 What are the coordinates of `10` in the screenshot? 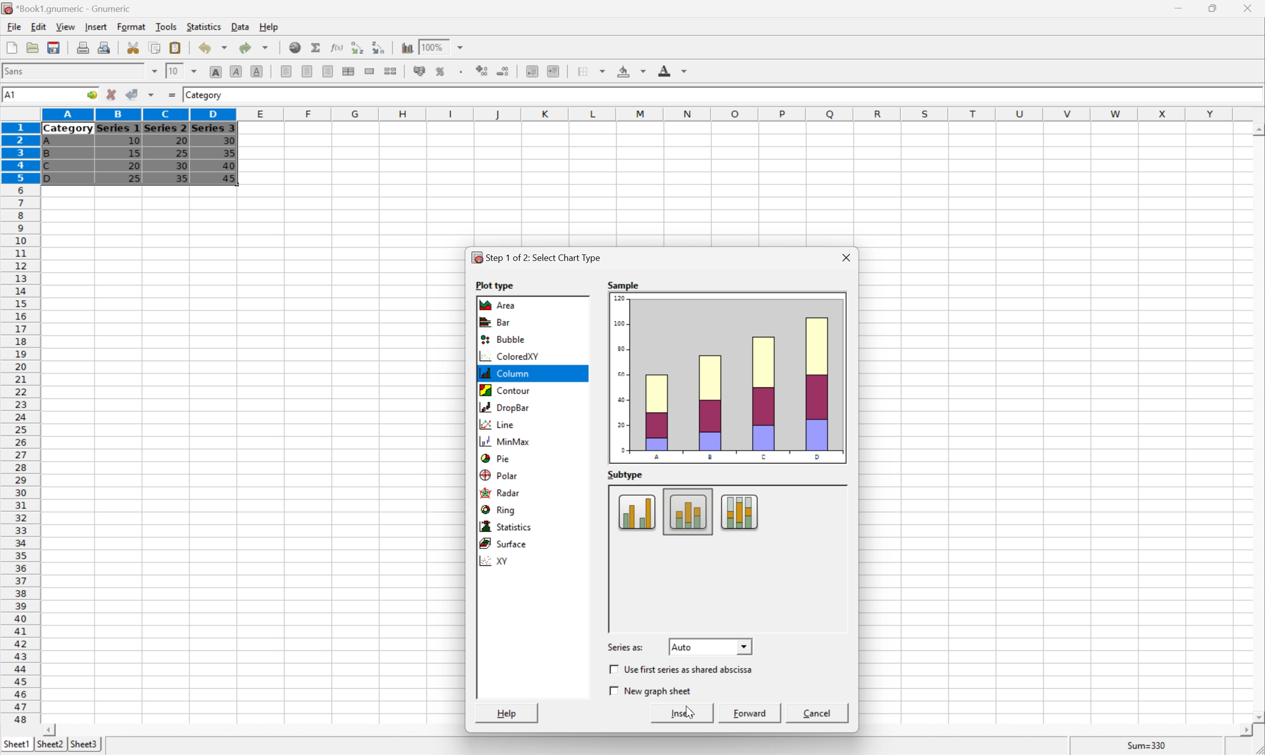 It's located at (174, 71).